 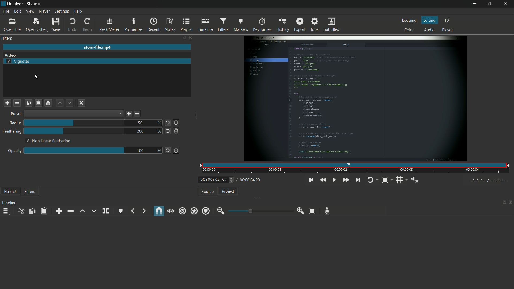 I want to click on project name, so click(x=16, y=4).